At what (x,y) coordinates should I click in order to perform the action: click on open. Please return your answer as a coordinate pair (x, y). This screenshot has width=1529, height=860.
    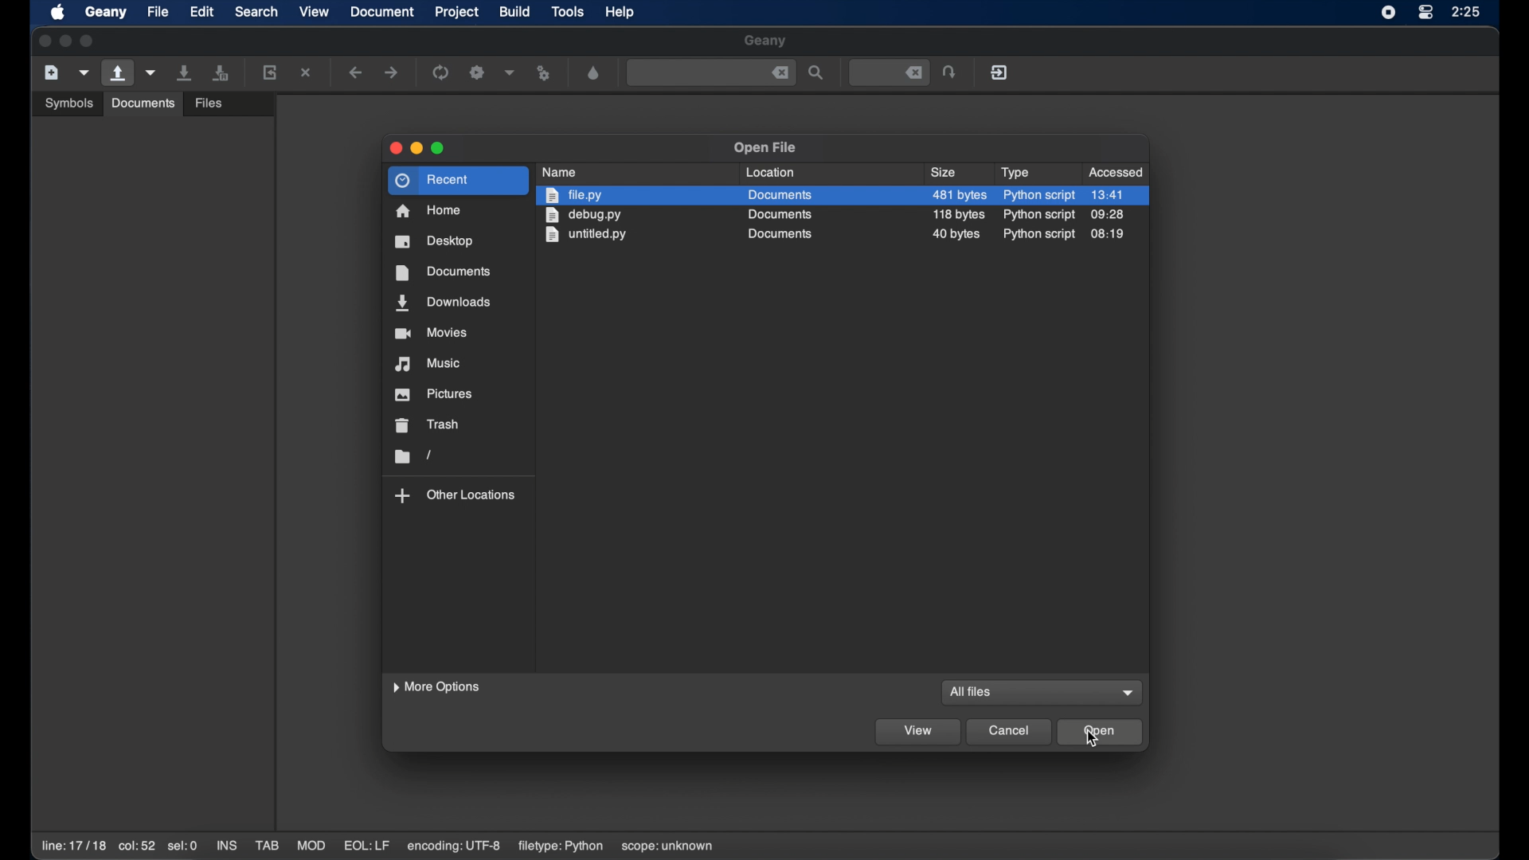
    Looking at the image, I should click on (1099, 732).